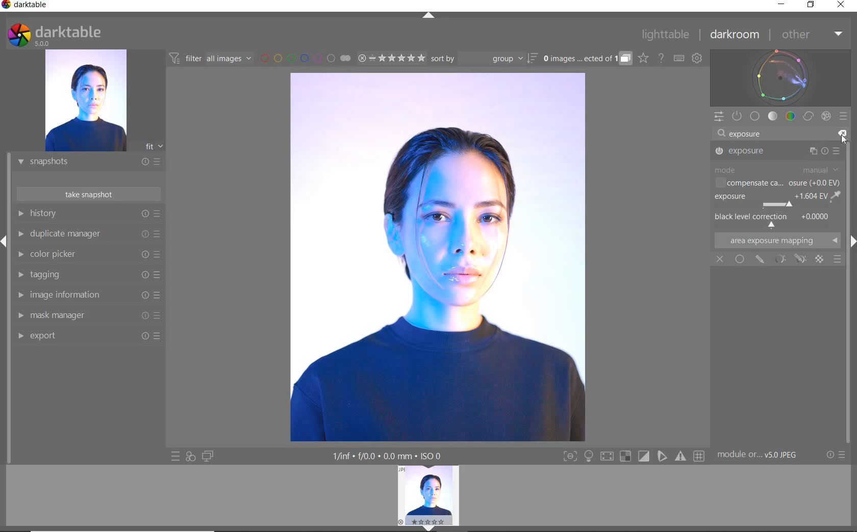  What do you see at coordinates (5, 242) in the screenshot?
I see `Expand/Collapse` at bounding box center [5, 242].